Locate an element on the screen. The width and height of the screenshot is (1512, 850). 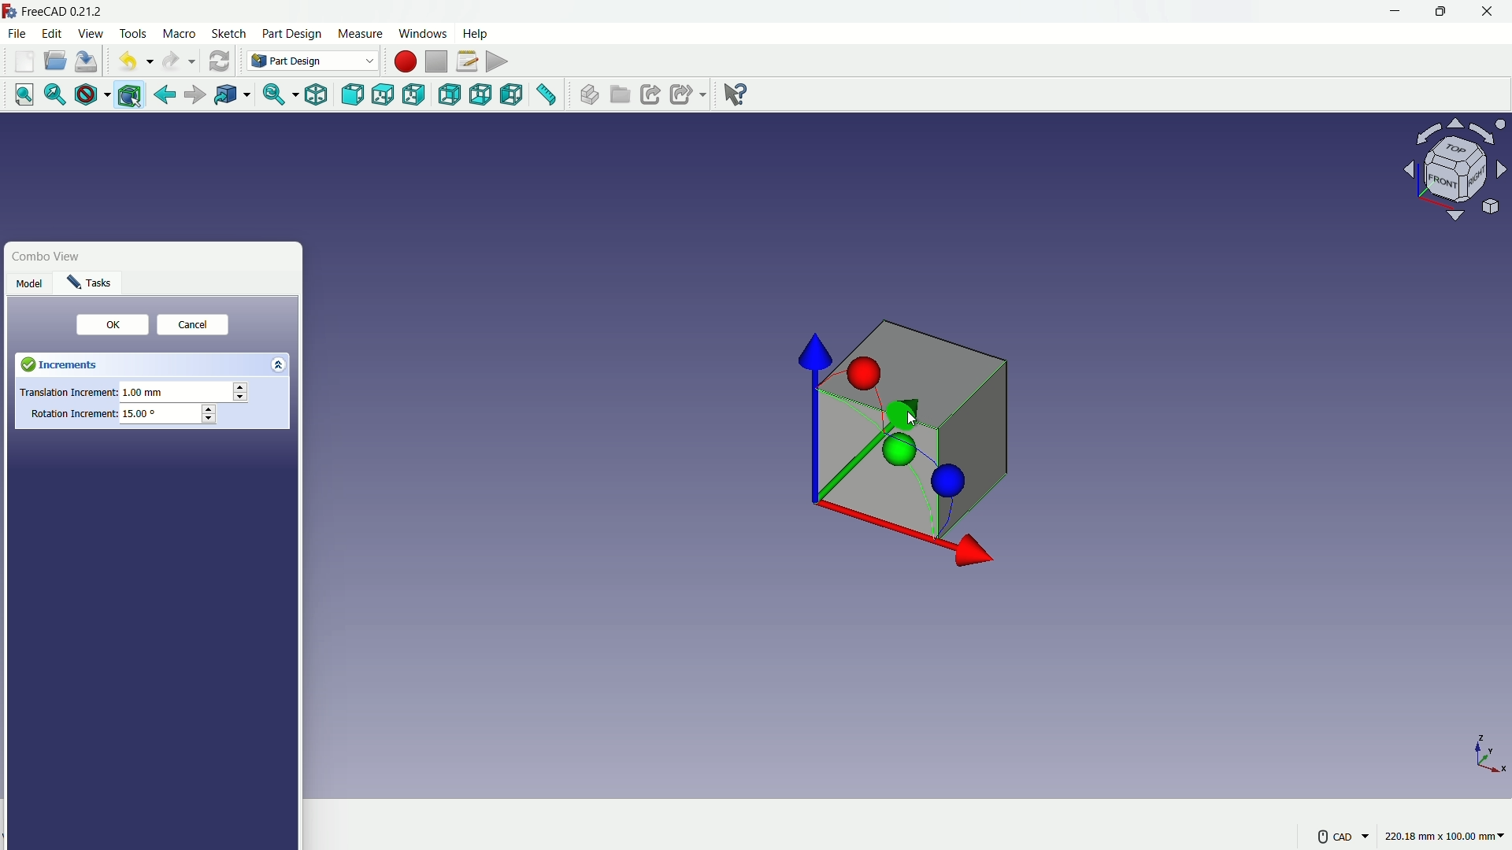
view is located at coordinates (90, 33).